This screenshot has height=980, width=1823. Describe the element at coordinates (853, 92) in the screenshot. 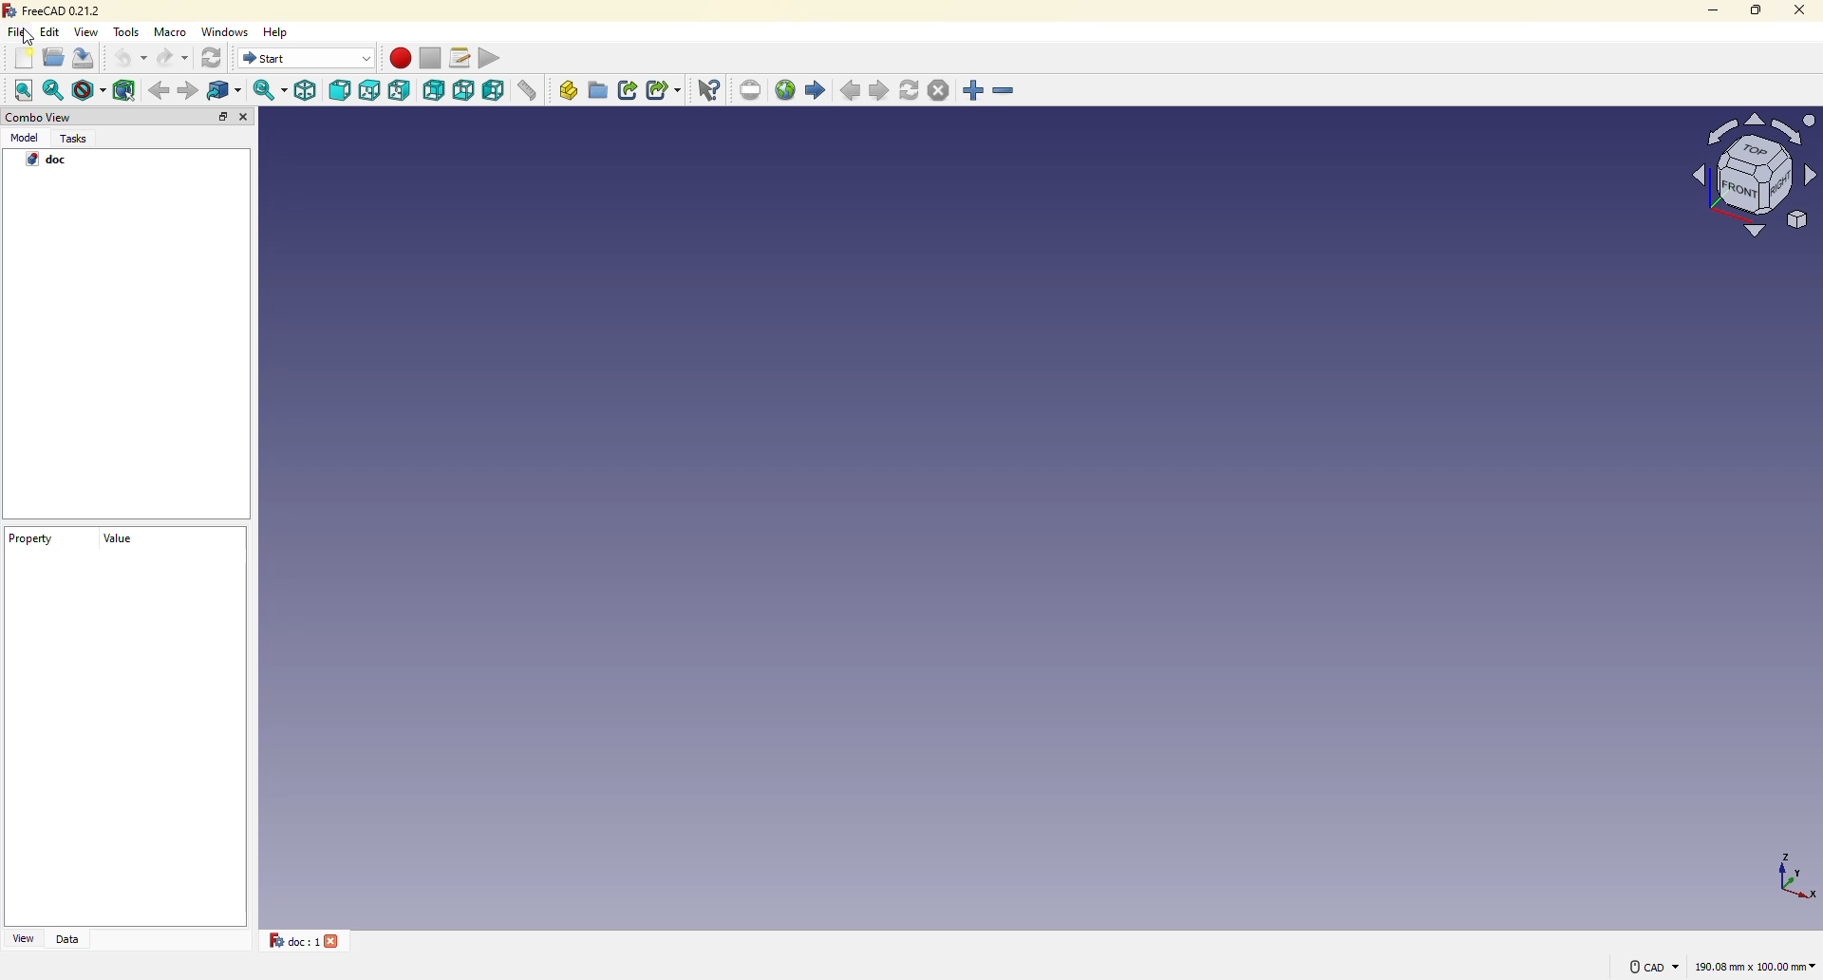

I see `previous page` at that location.